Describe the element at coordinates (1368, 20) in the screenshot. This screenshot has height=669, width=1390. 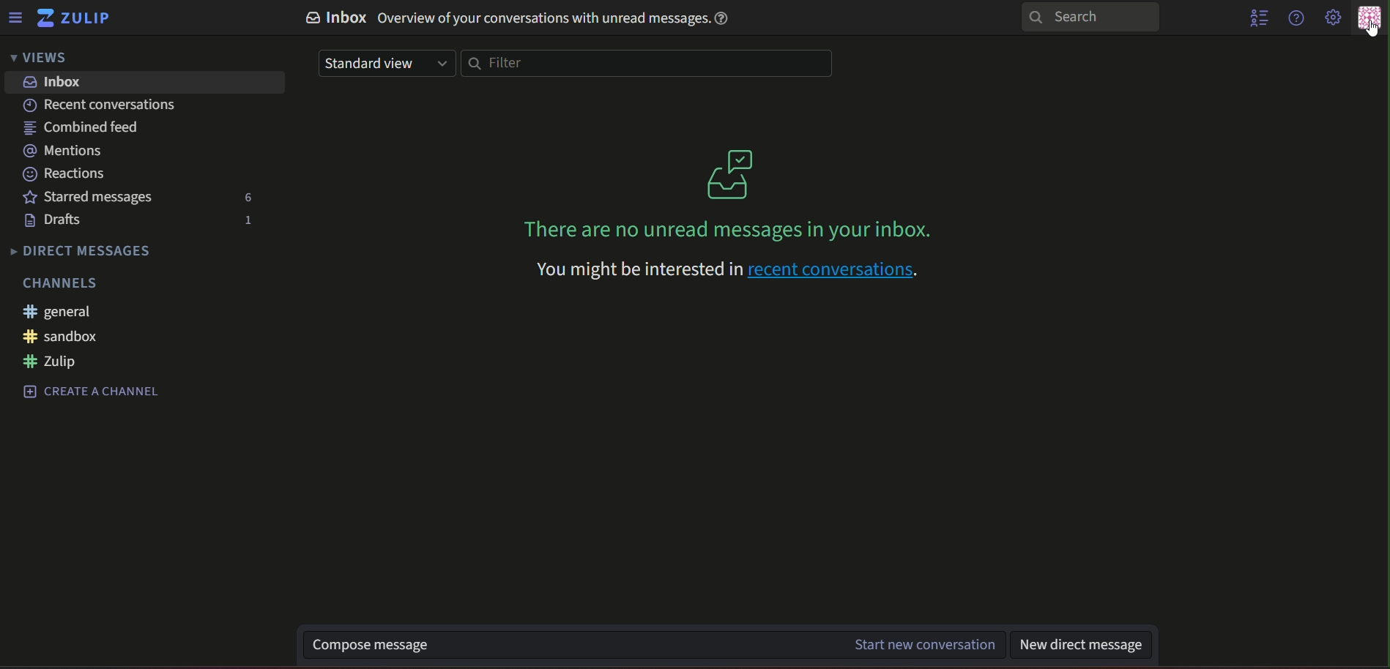
I see `personal menu` at that location.